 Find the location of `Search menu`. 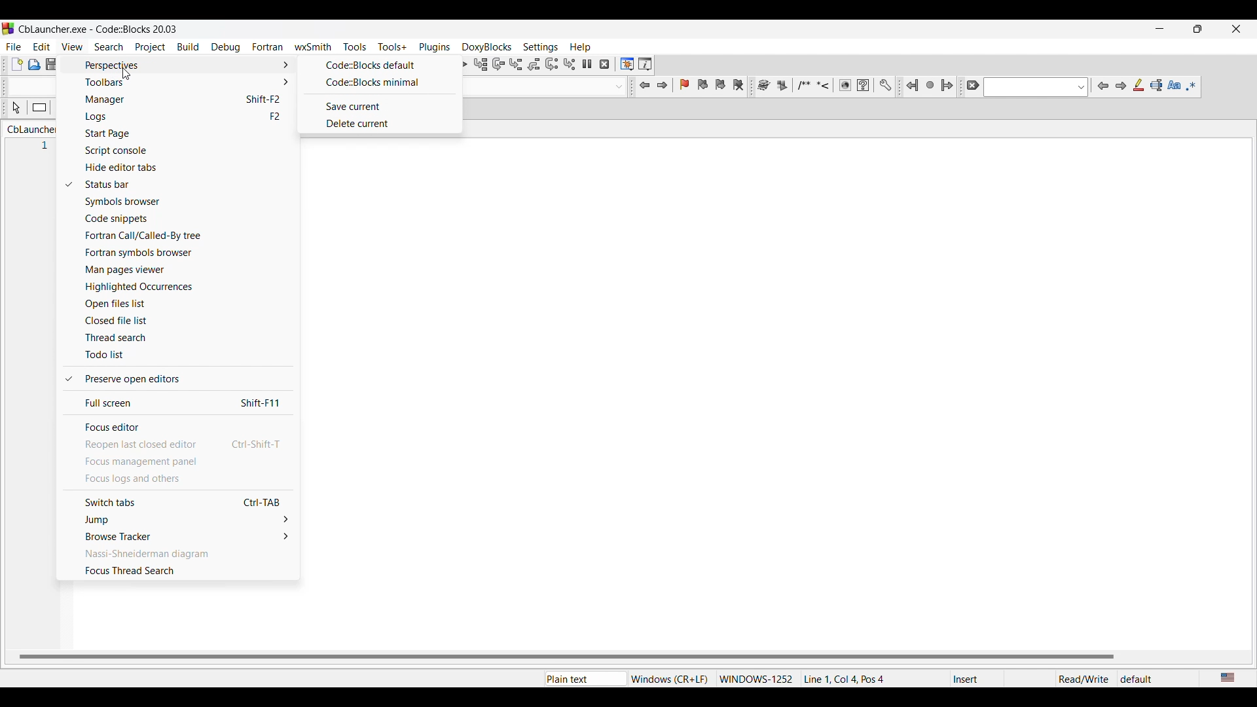

Search menu is located at coordinates (109, 46).